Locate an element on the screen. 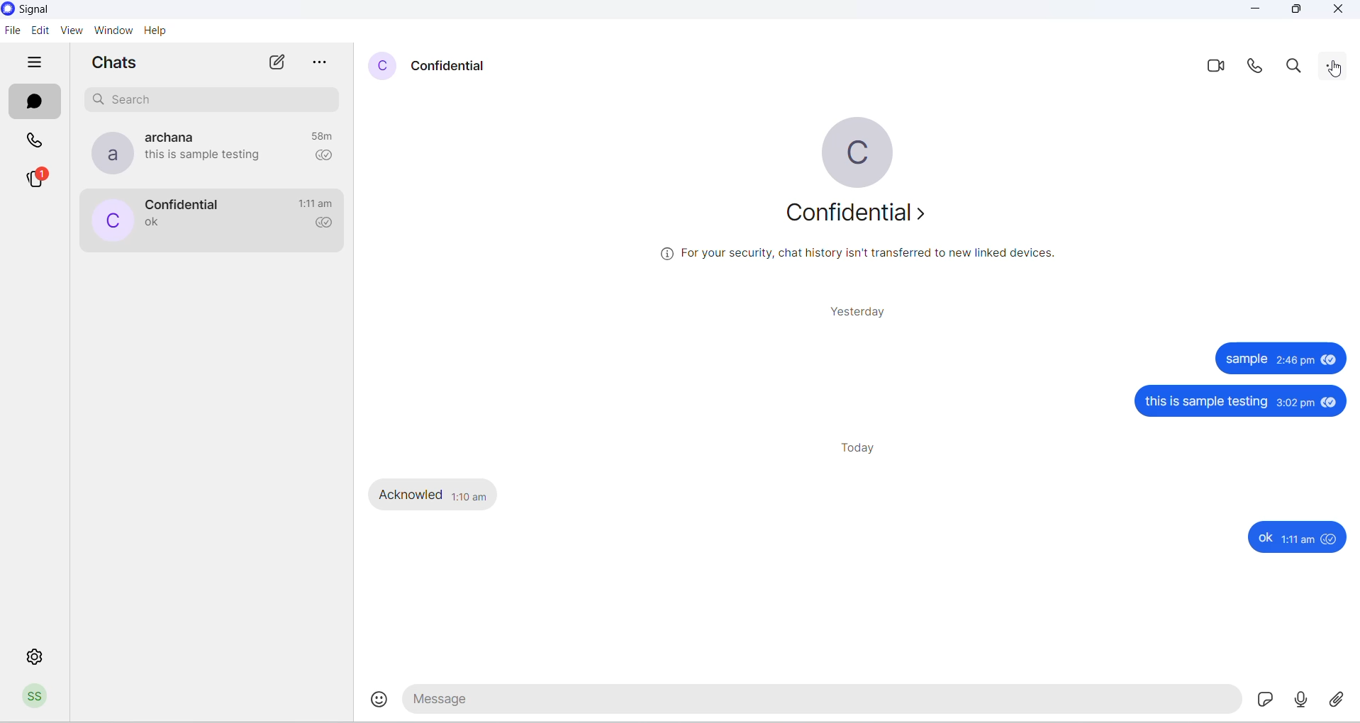 The image size is (1360, 723). maximize is located at coordinates (1298, 13).